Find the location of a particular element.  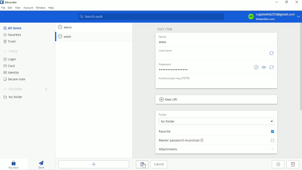

All items is located at coordinates (12, 28).